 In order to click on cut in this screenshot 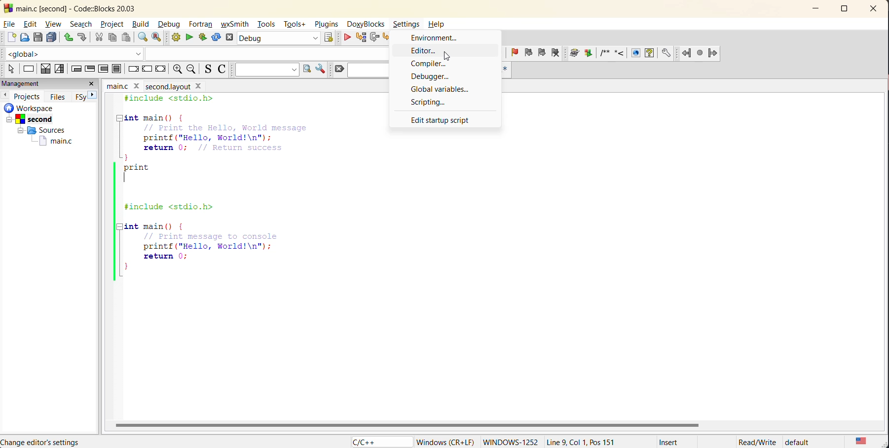, I will do `click(97, 37)`.